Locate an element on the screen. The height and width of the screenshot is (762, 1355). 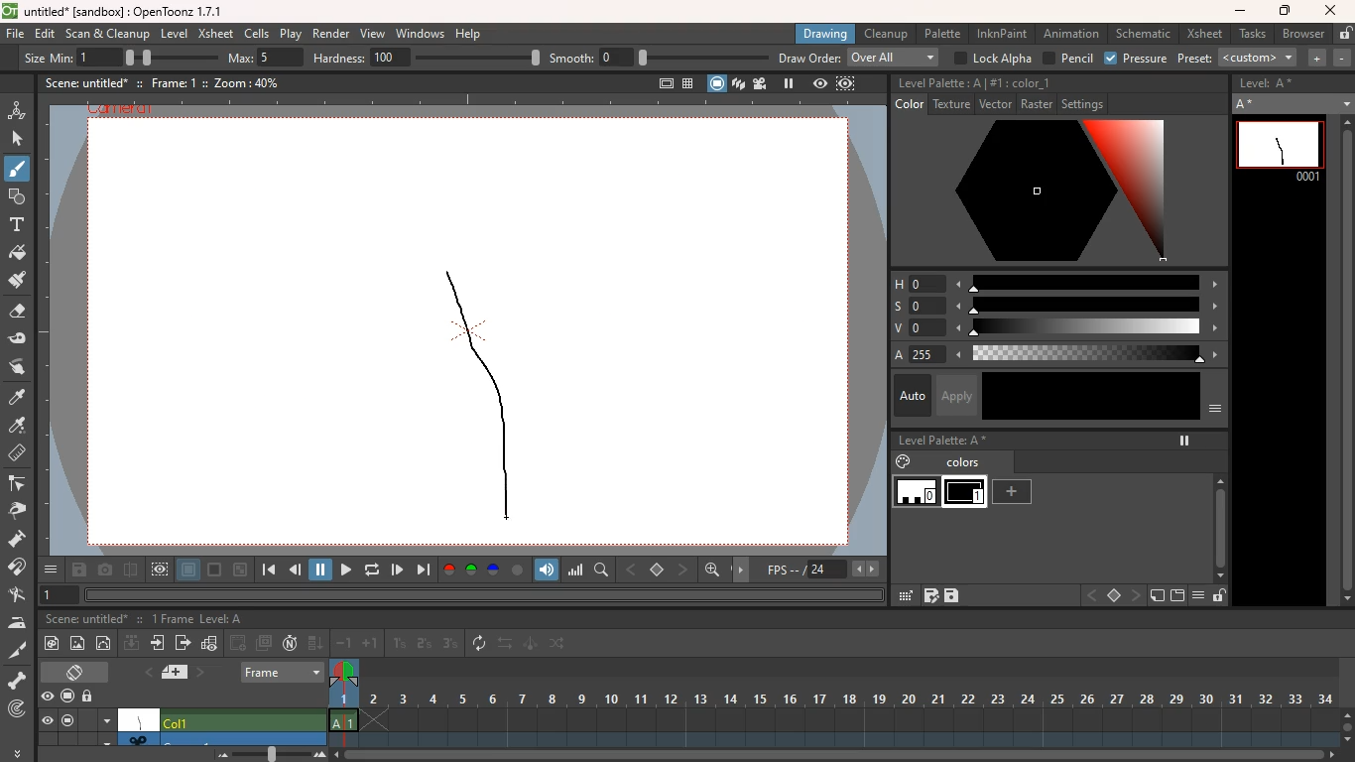
vector is located at coordinates (993, 105).